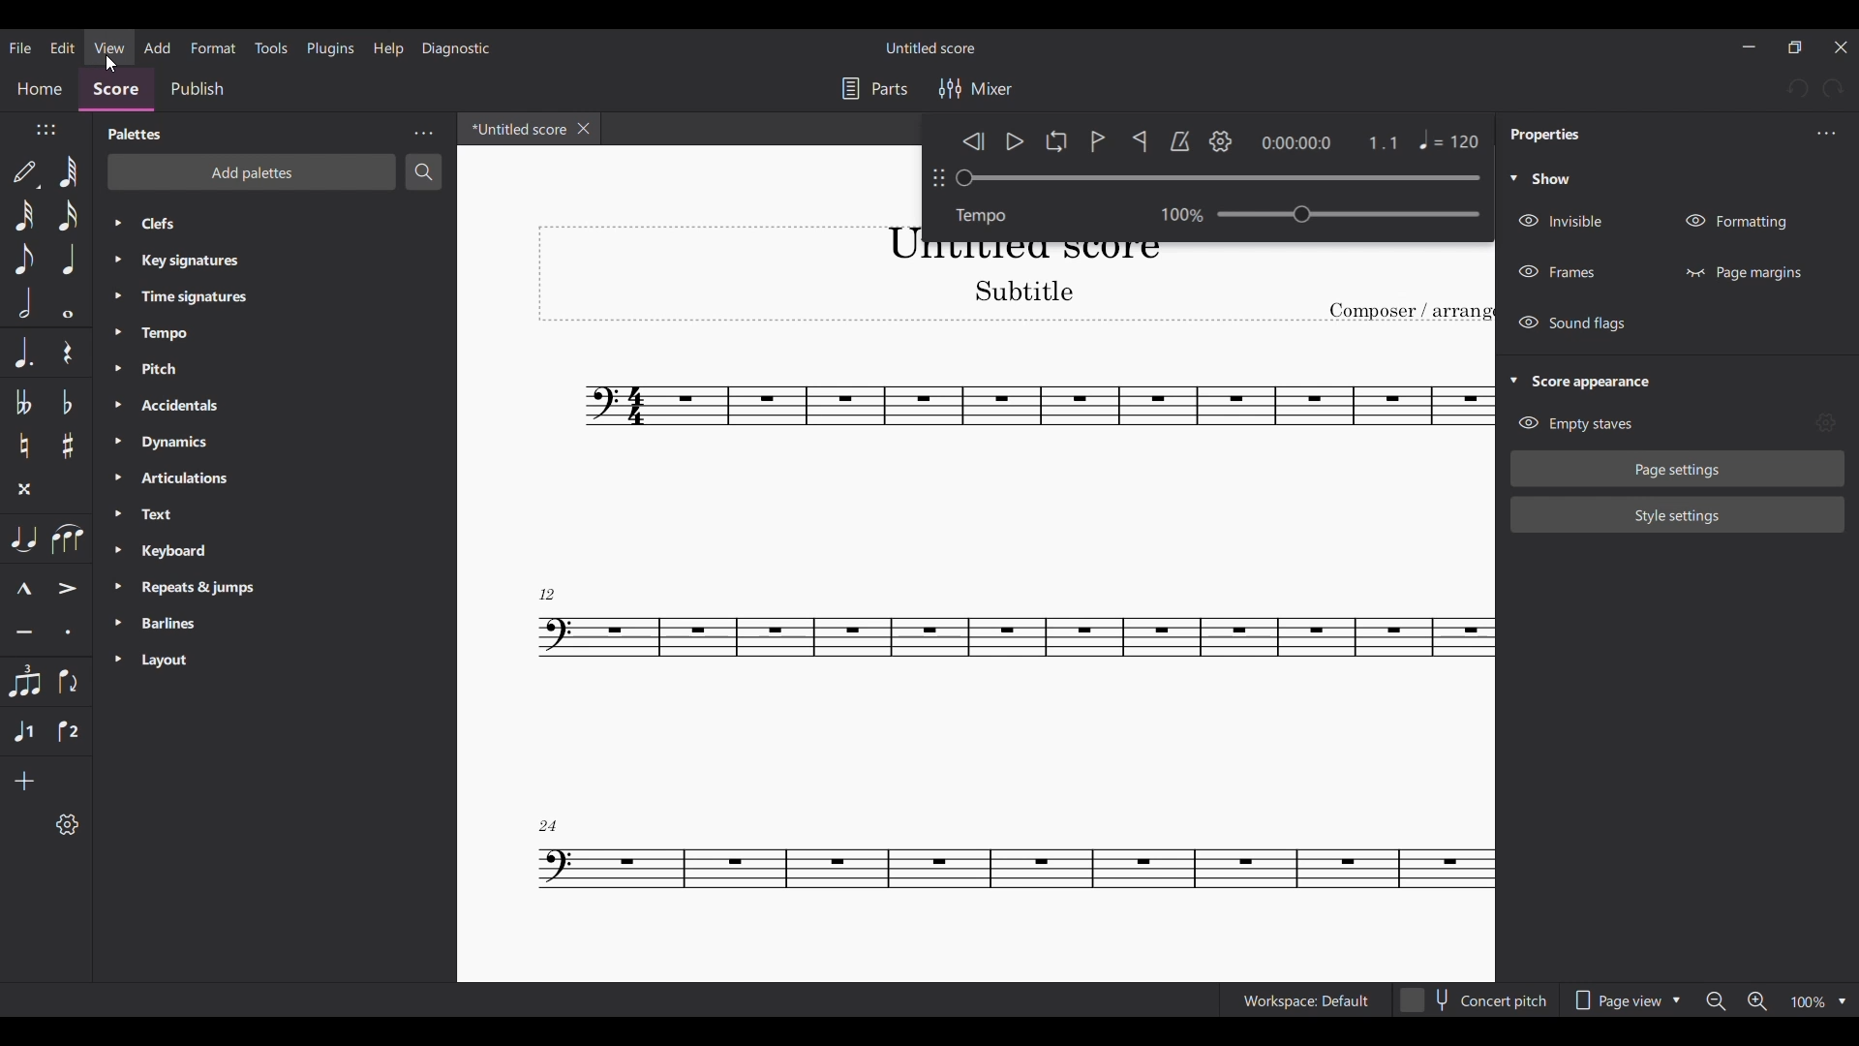 This screenshot has height=1046, width=1859. What do you see at coordinates (1558, 272) in the screenshot?
I see `Frames` at bounding box center [1558, 272].